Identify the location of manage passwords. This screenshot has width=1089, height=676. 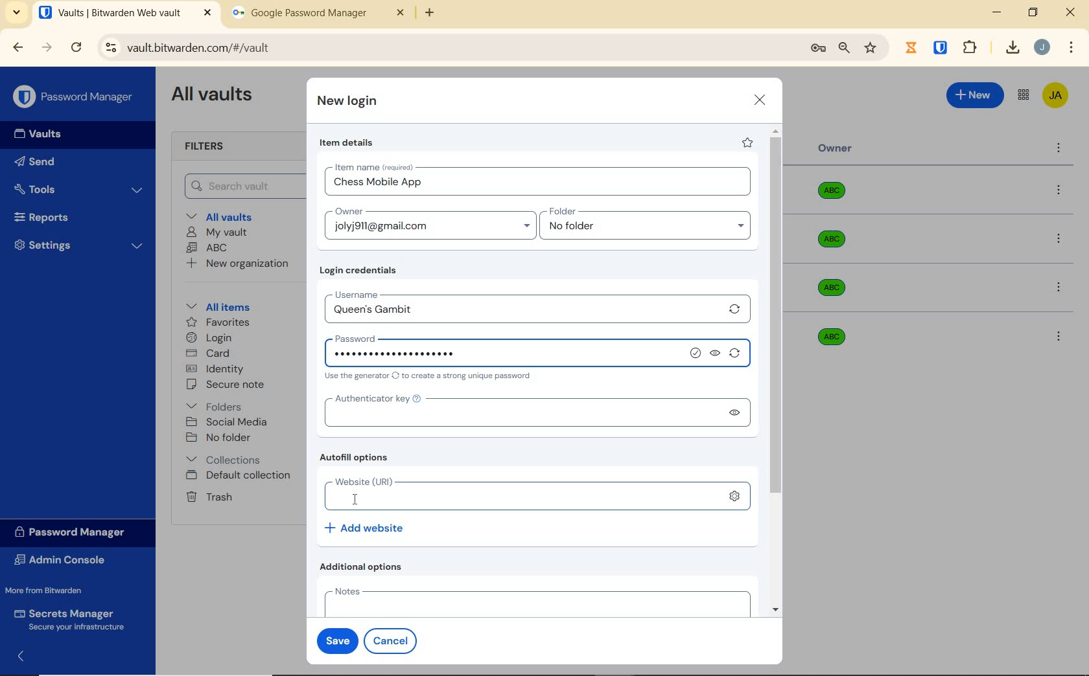
(818, 49).